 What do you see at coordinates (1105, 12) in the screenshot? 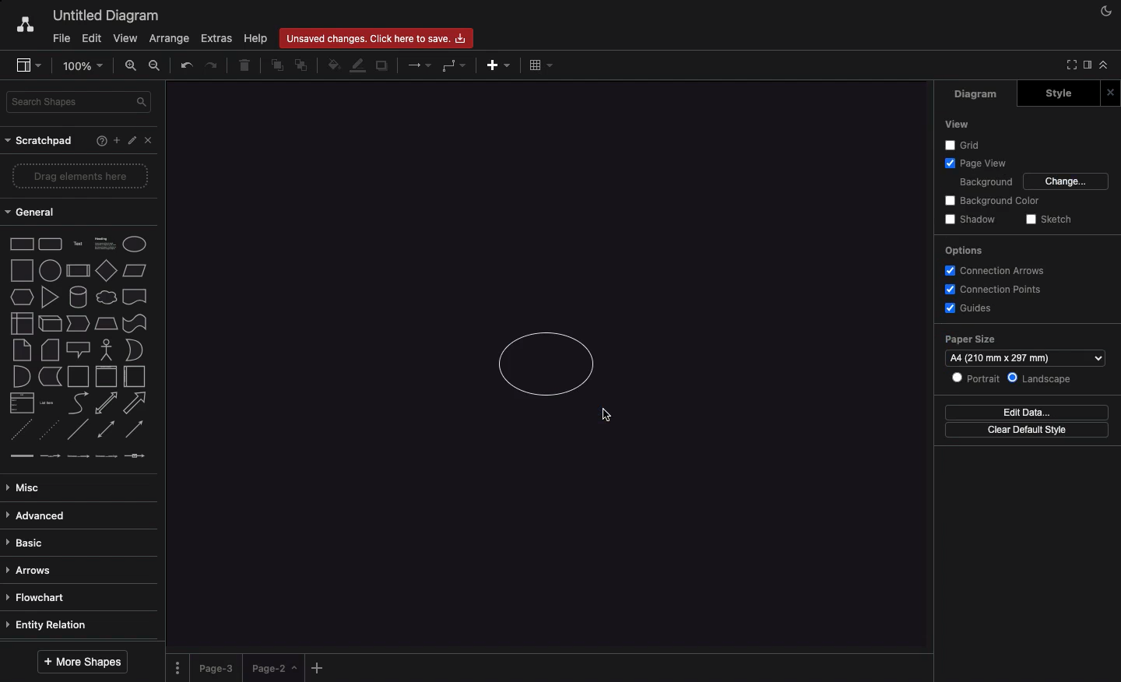
I see `Night mode on` at bounding box center [1105, 12].